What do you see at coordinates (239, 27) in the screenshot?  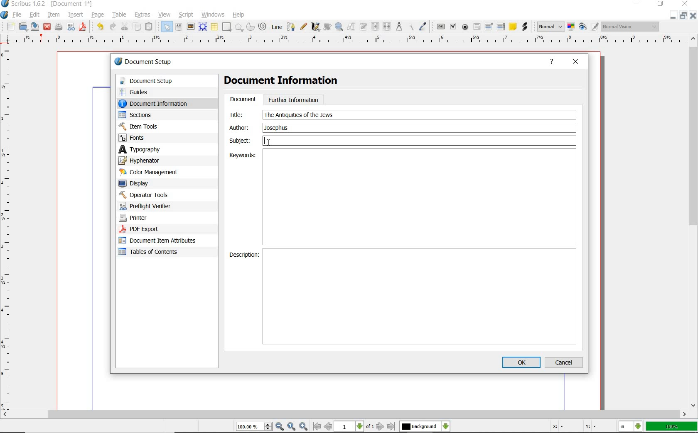 I see `shape` at bounding box center [239, 27].